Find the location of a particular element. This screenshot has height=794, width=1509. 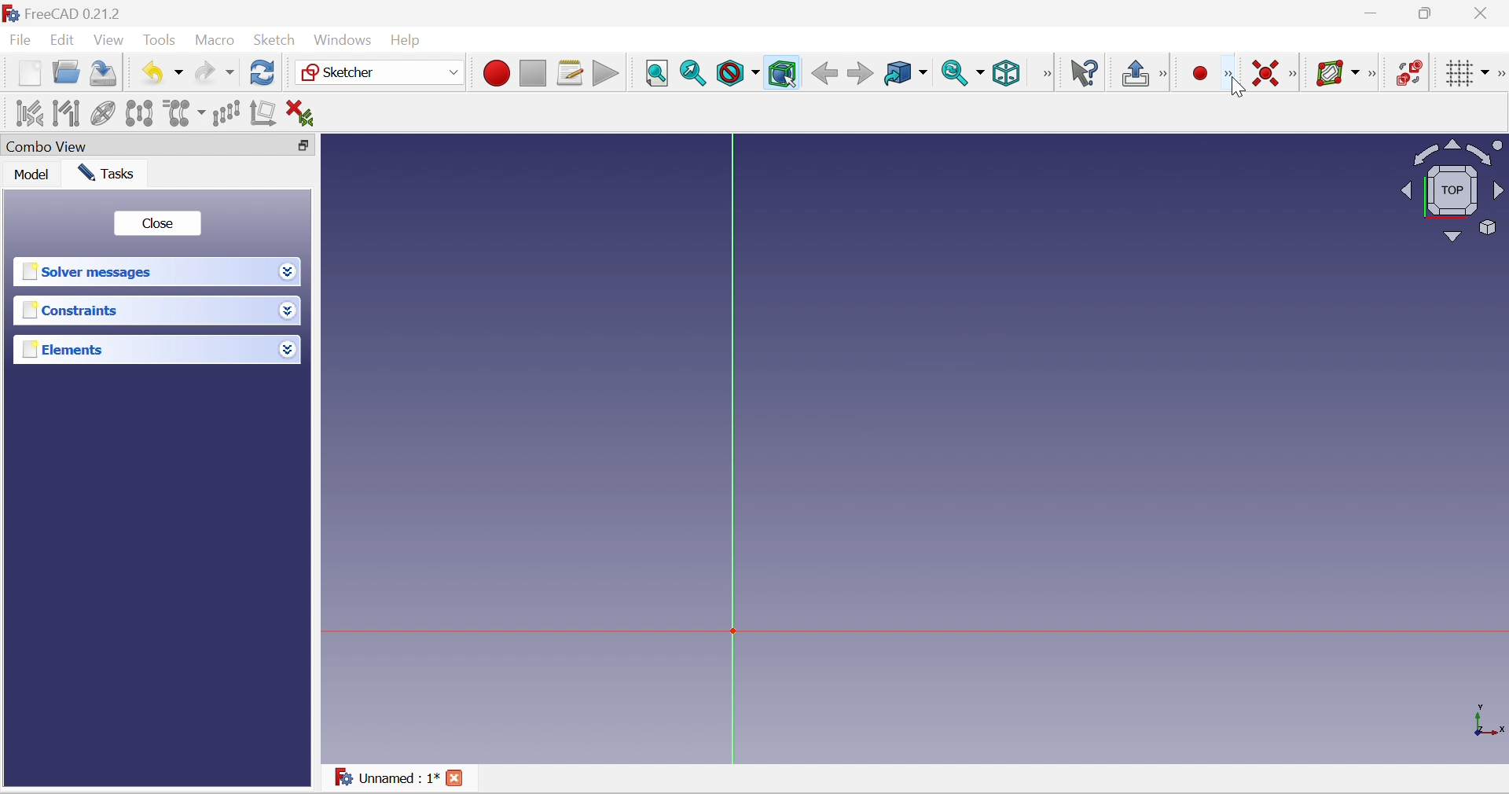

Select associated geometry is located at coordinates (66, 112).